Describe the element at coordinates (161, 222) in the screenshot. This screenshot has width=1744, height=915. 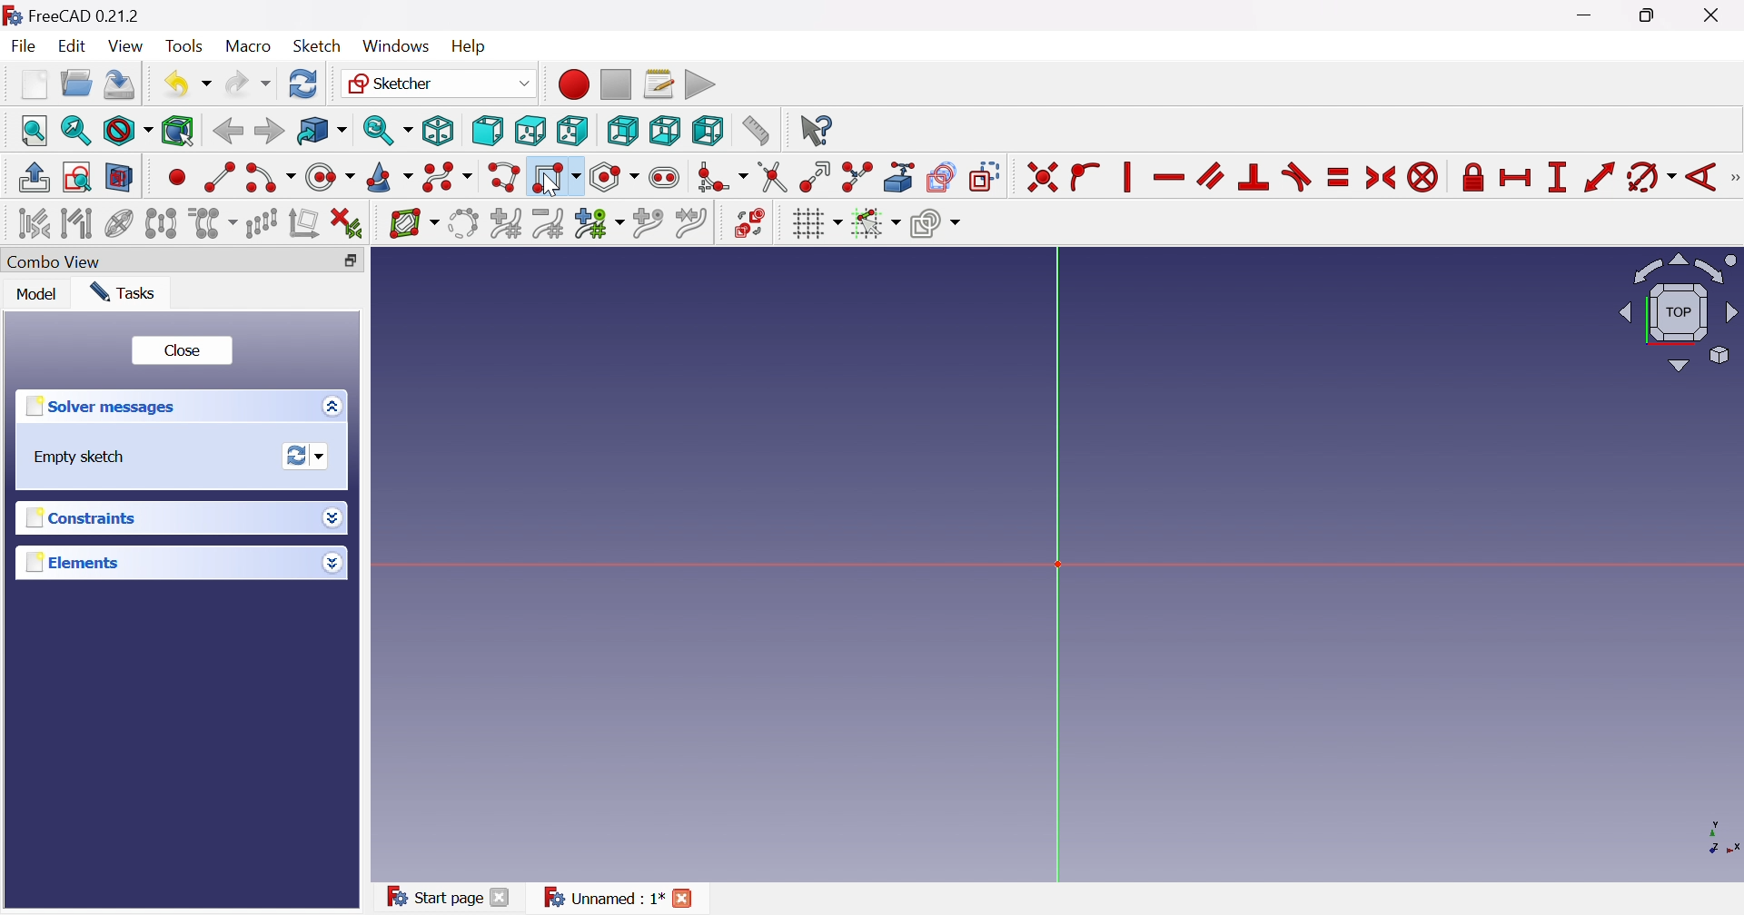
I see `Symmetry` at that location.